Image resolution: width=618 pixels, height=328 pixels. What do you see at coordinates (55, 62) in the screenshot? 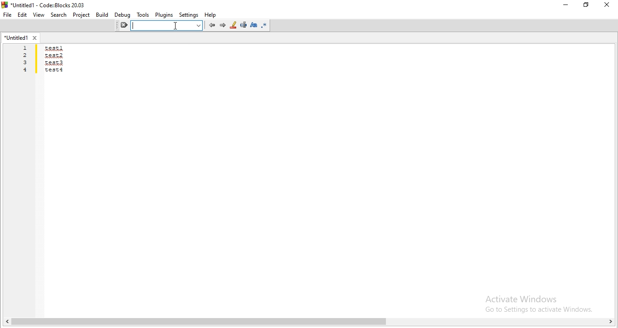
I see `test3` at bounding box center [55, 62].